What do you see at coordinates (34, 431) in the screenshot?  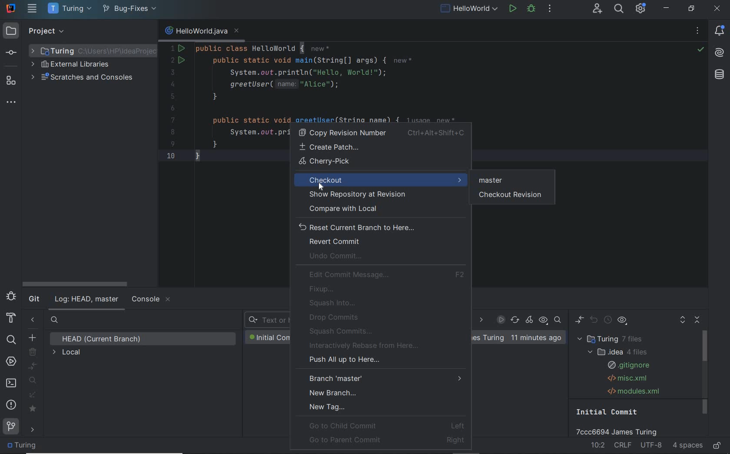 I see `navigate` at bounding box center [34, 431].